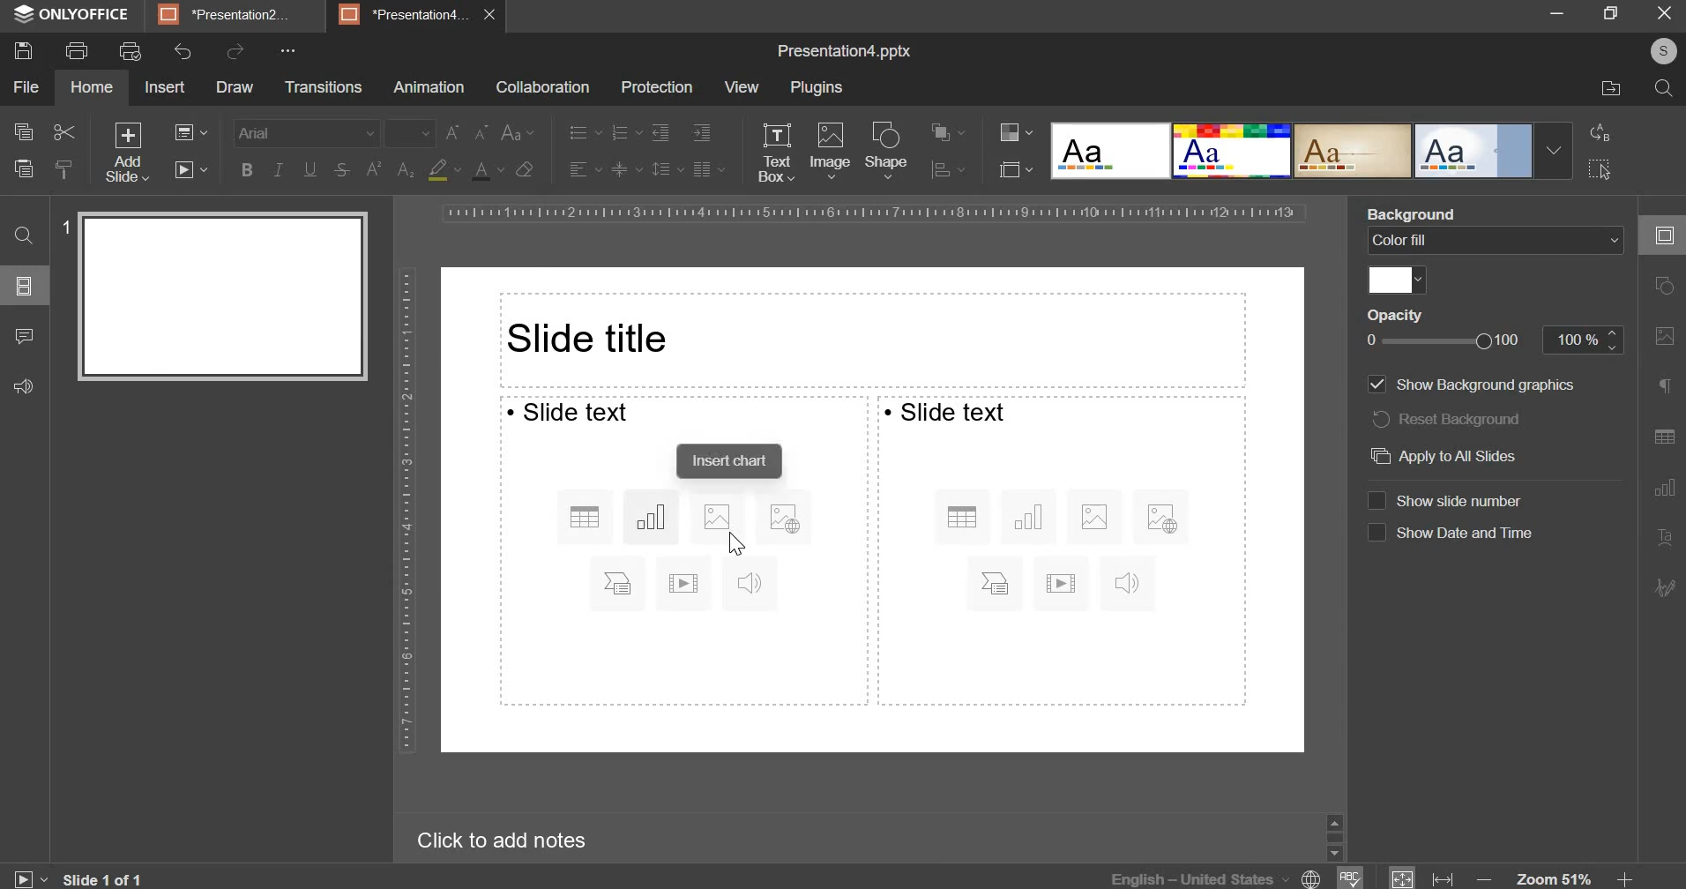 The image size is (1686, 889). I want to click on zoom 51%, so click(1554, 878).